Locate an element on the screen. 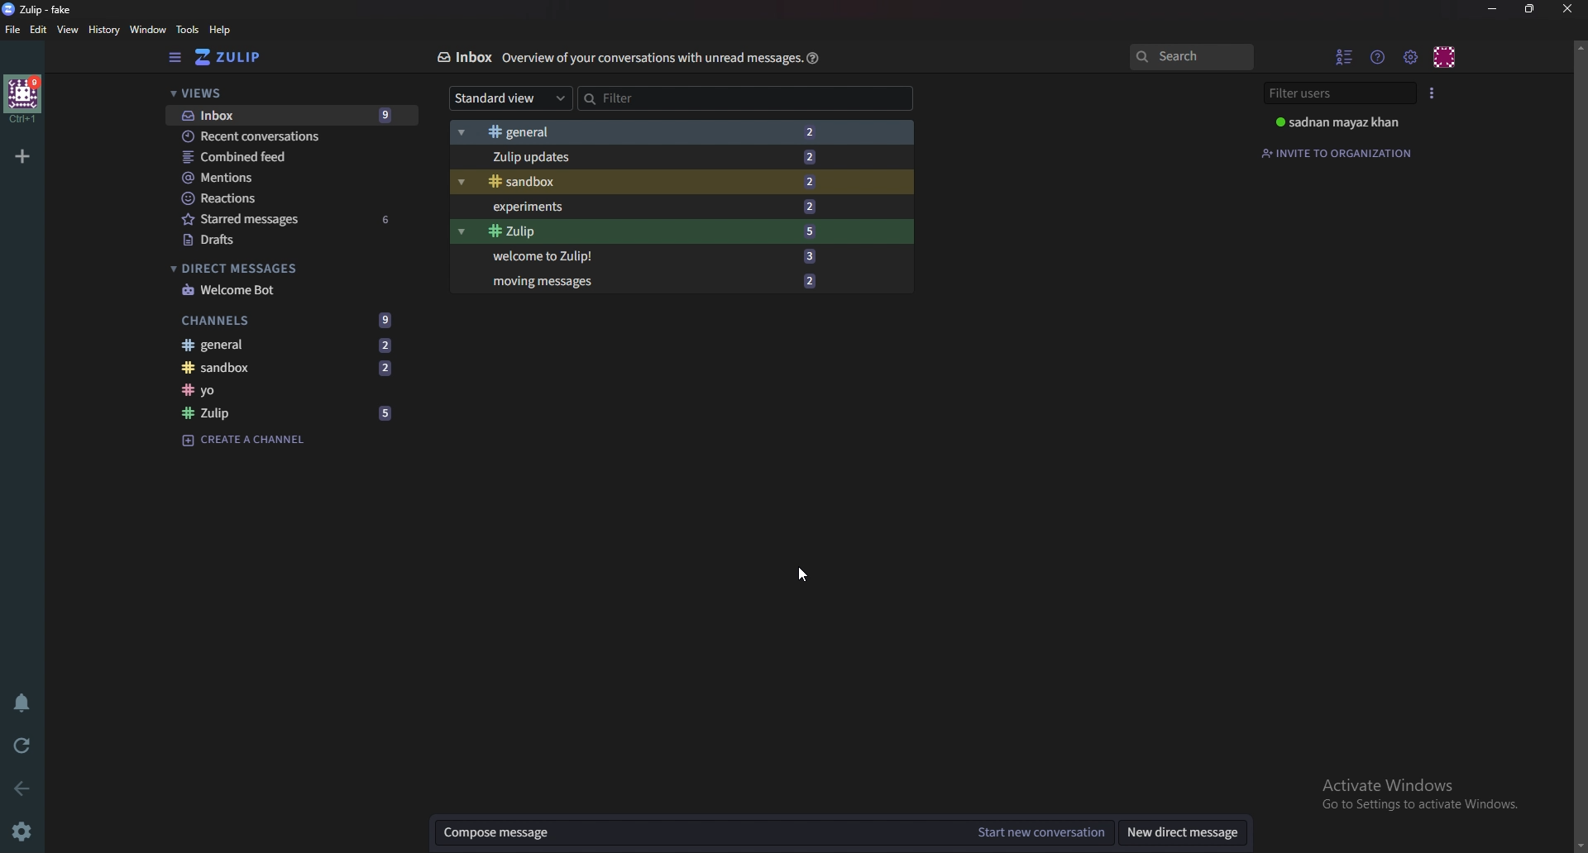 The width and height of the screenshot is (1588, 853). Experiments is located at coordinates (684, 208).